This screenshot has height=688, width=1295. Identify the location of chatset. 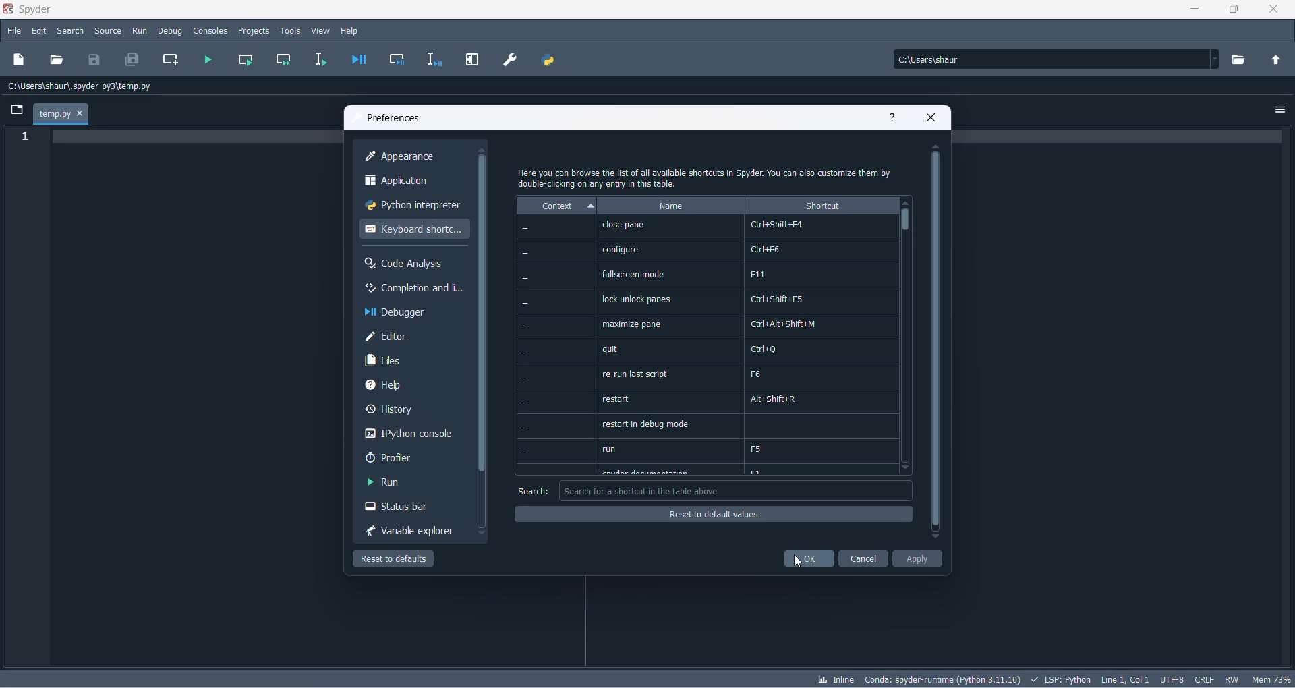
(1172, 678).